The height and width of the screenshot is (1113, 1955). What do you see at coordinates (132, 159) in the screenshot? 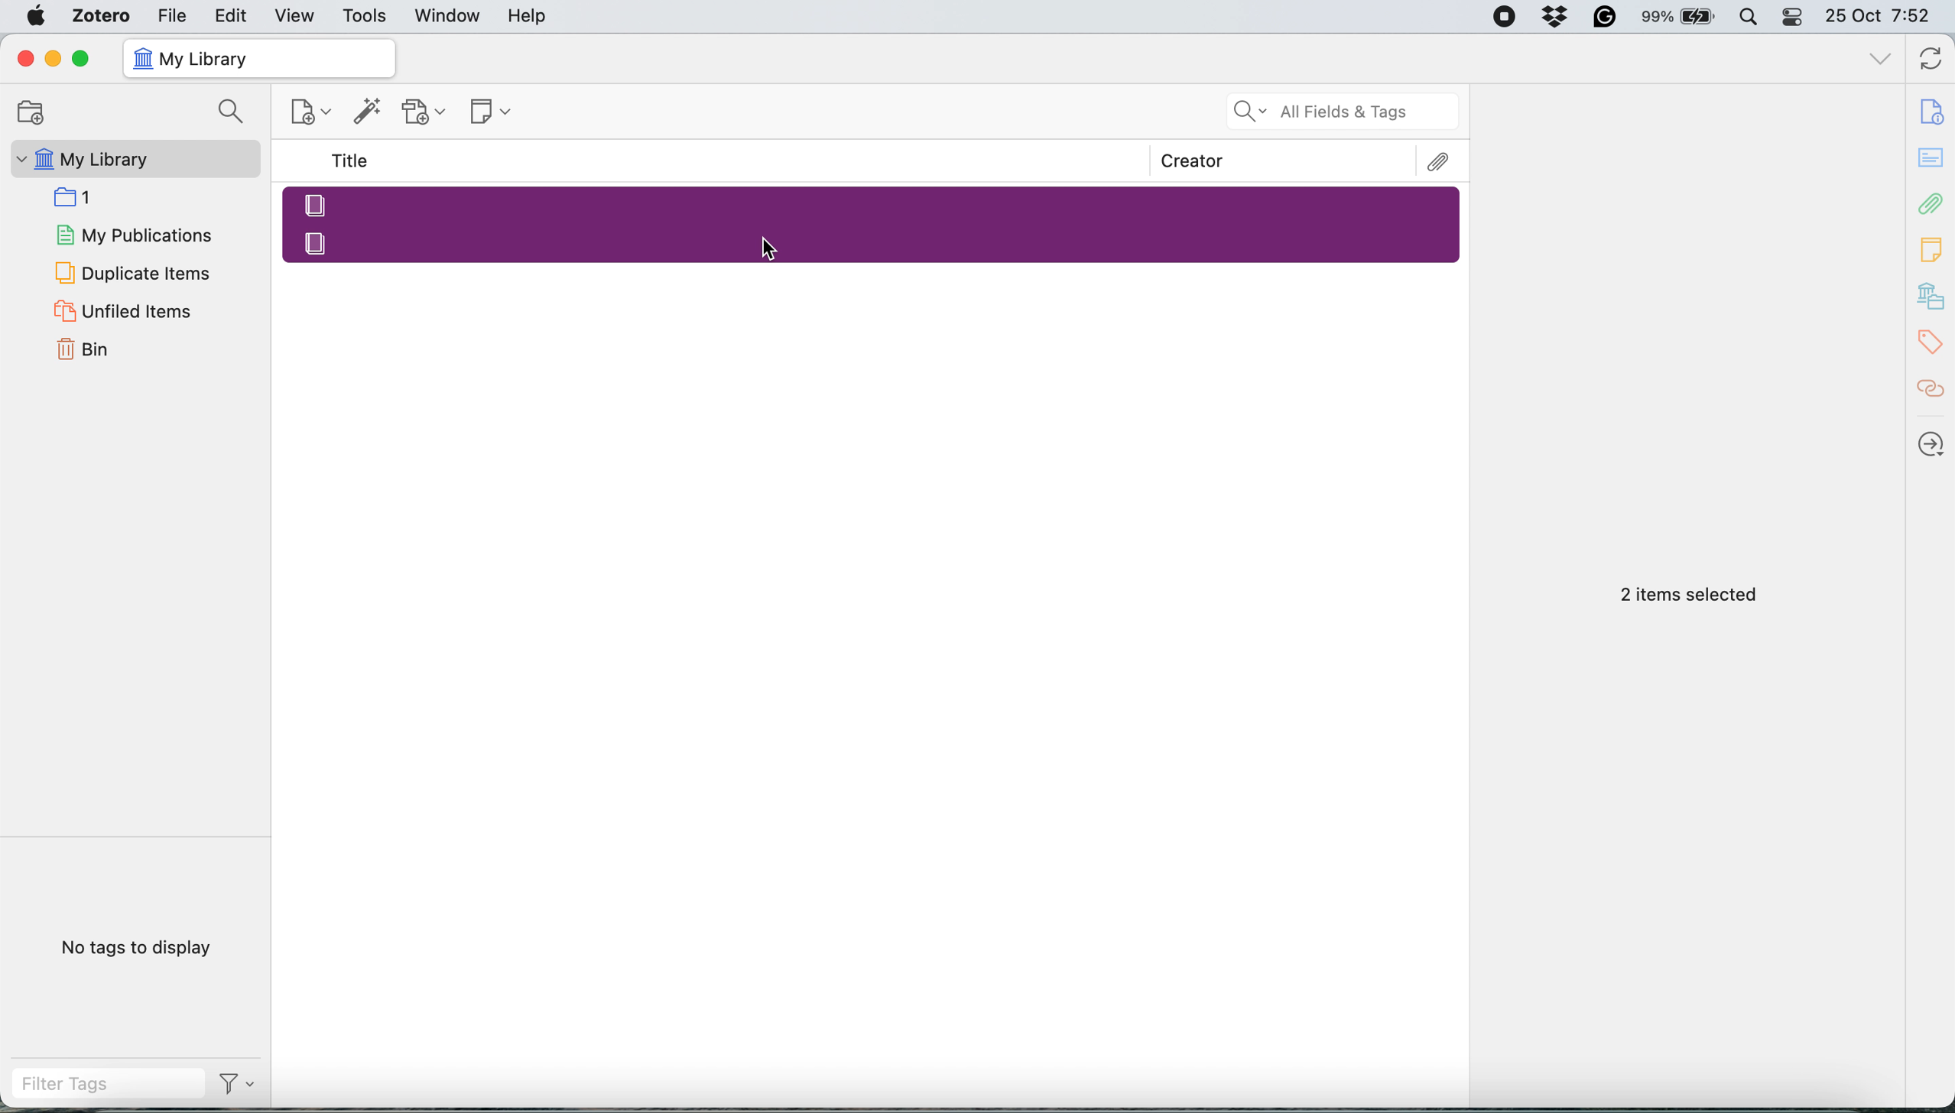
I see `My Library` at bounding box center [132, 159].